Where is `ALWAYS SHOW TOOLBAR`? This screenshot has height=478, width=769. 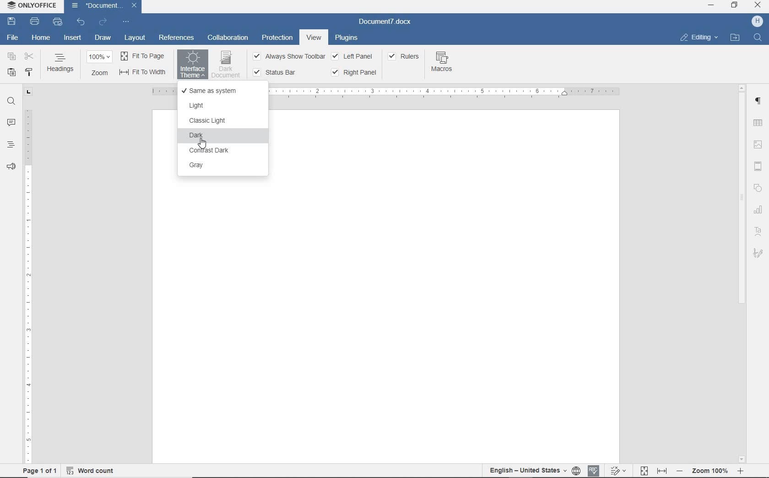 ALWAYS SHOW TOOLBAR is located at coordinates (289, 57).